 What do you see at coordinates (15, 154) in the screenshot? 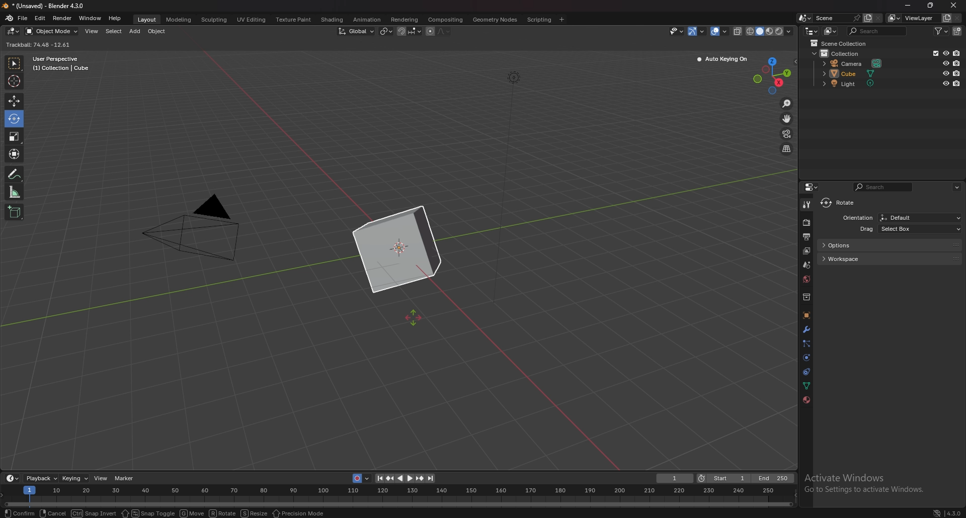
I see `transform` at bounding box center [15, 154].